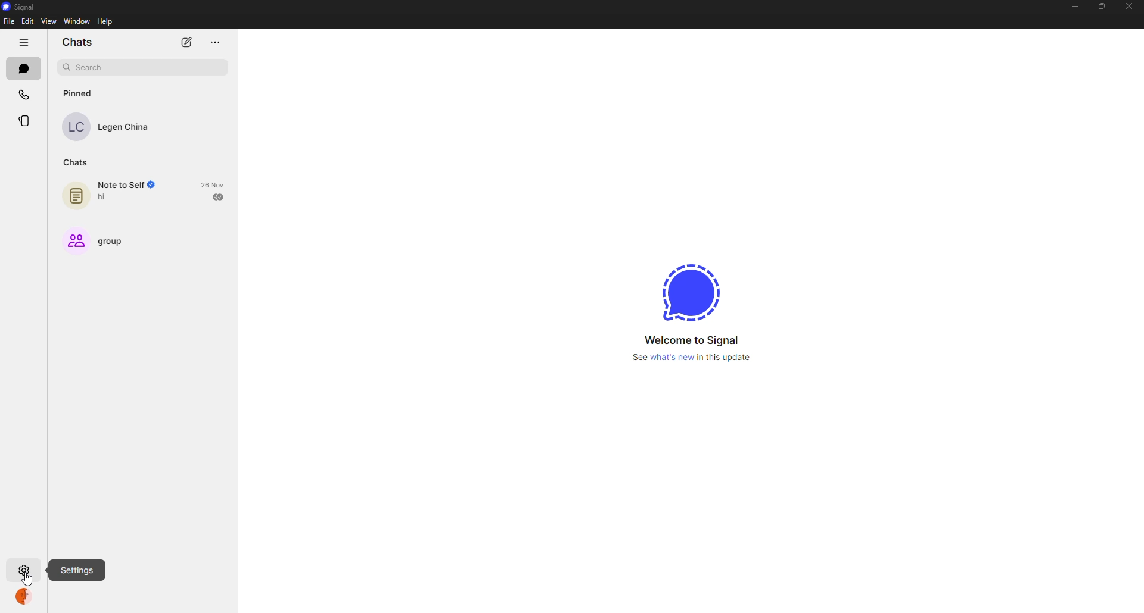  What do you see at coordinates (1074, 7) in the screenshot?
I see `minimize` at bounding box center [1074, 7].